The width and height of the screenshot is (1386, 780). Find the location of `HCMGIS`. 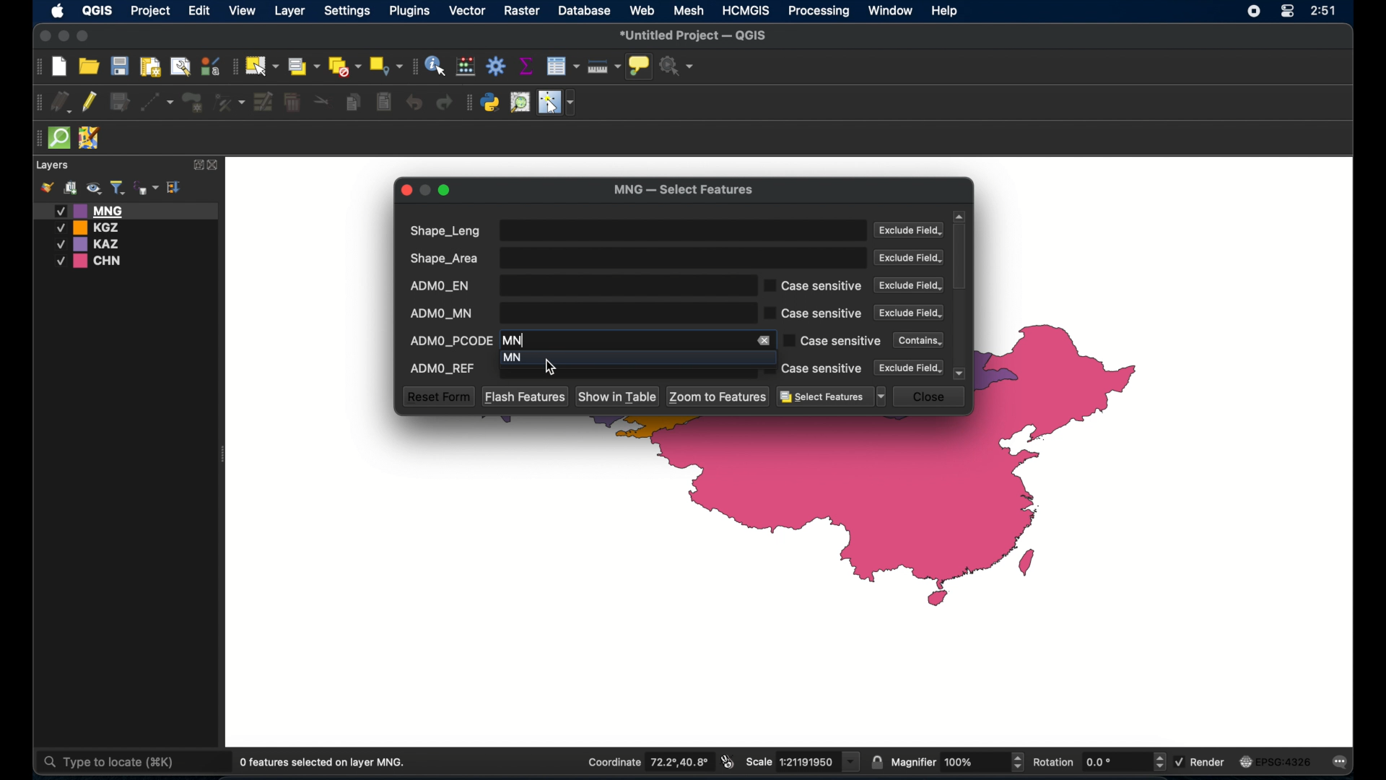

HCMGIS is located at coordinates (746, 11).